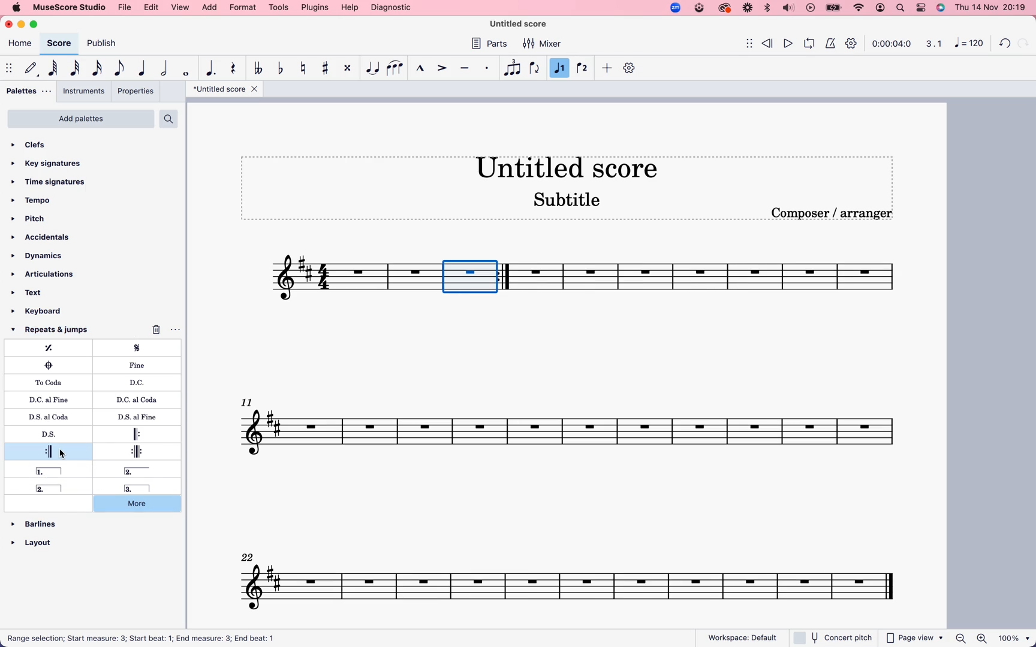  I want to click on accidentals, so click(44, 237).